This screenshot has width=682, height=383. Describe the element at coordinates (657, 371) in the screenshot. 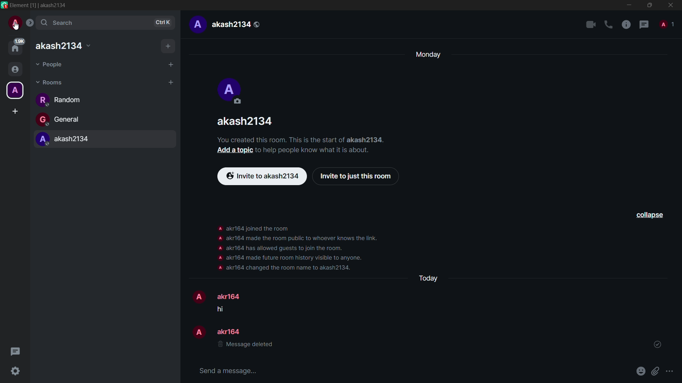

I see `attach` at that location.